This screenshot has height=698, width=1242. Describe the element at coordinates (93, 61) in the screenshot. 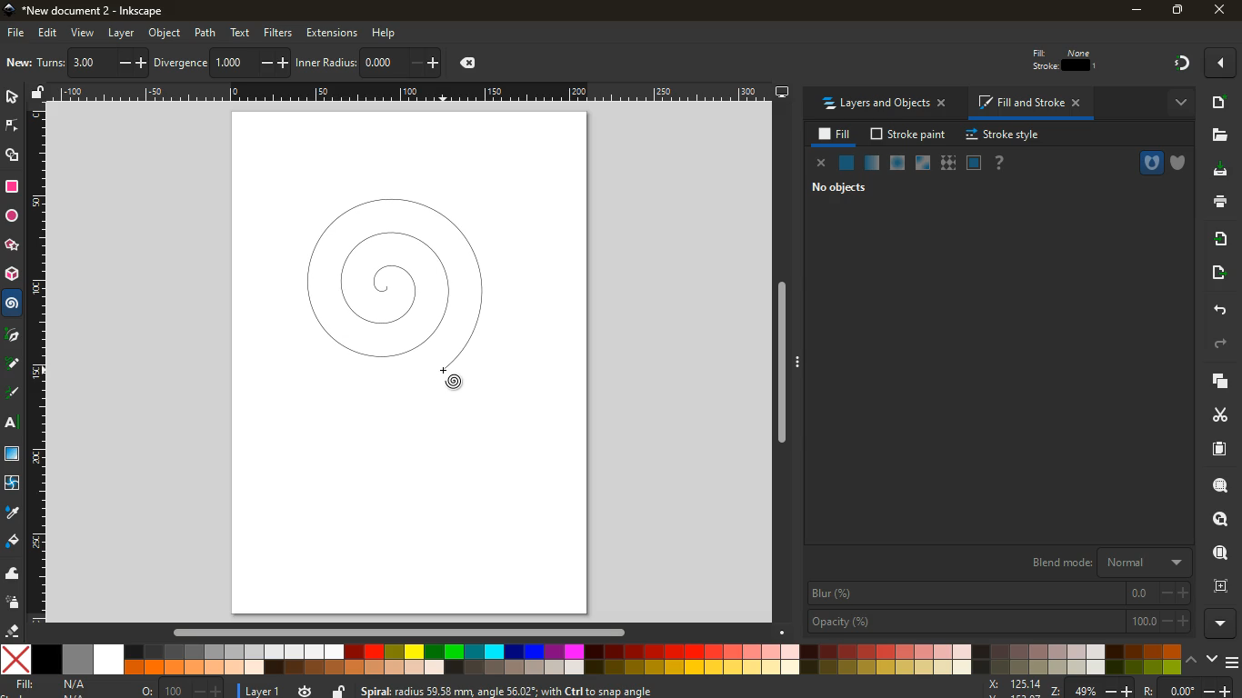

I see `photo` at that location.